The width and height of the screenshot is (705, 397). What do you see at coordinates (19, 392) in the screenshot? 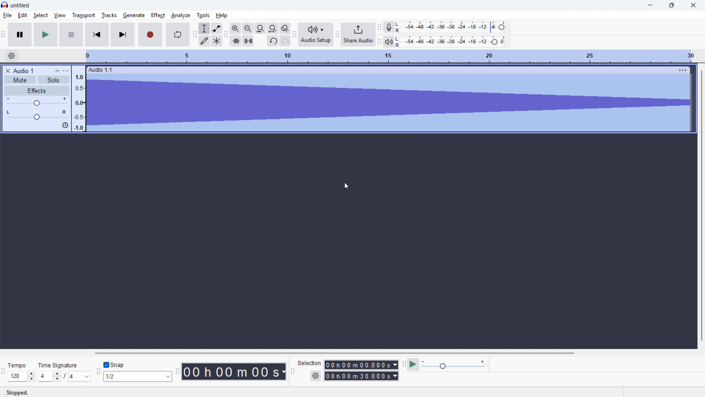
I see `Status: stopped` at bounding box center [19, 392].